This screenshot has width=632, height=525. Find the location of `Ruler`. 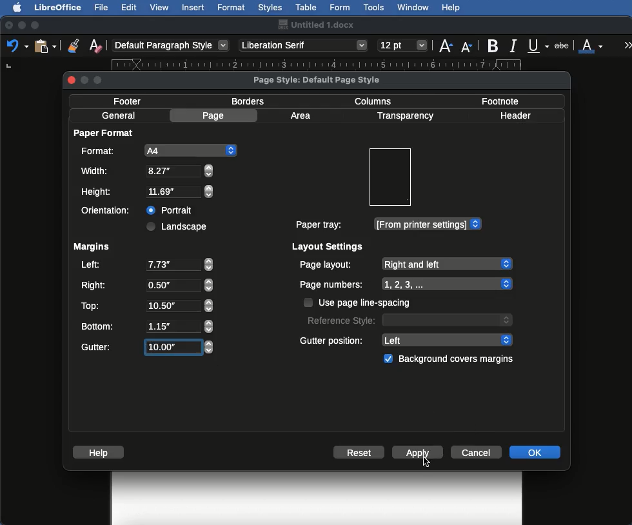

Ruler is located at coordinates (328, 64).